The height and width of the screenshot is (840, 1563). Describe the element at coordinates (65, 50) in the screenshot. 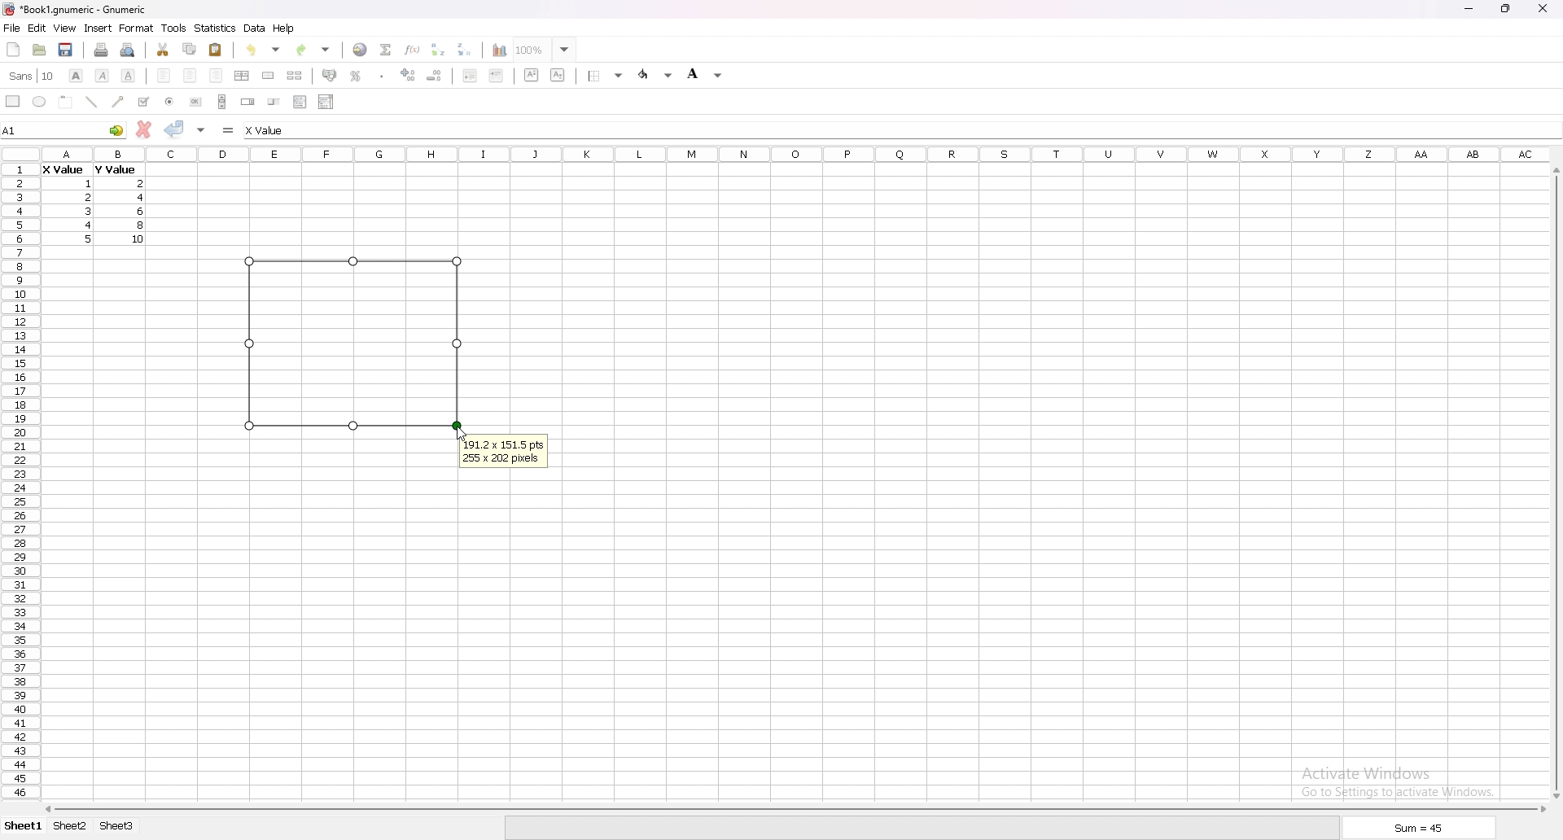

I see `save` at that location.